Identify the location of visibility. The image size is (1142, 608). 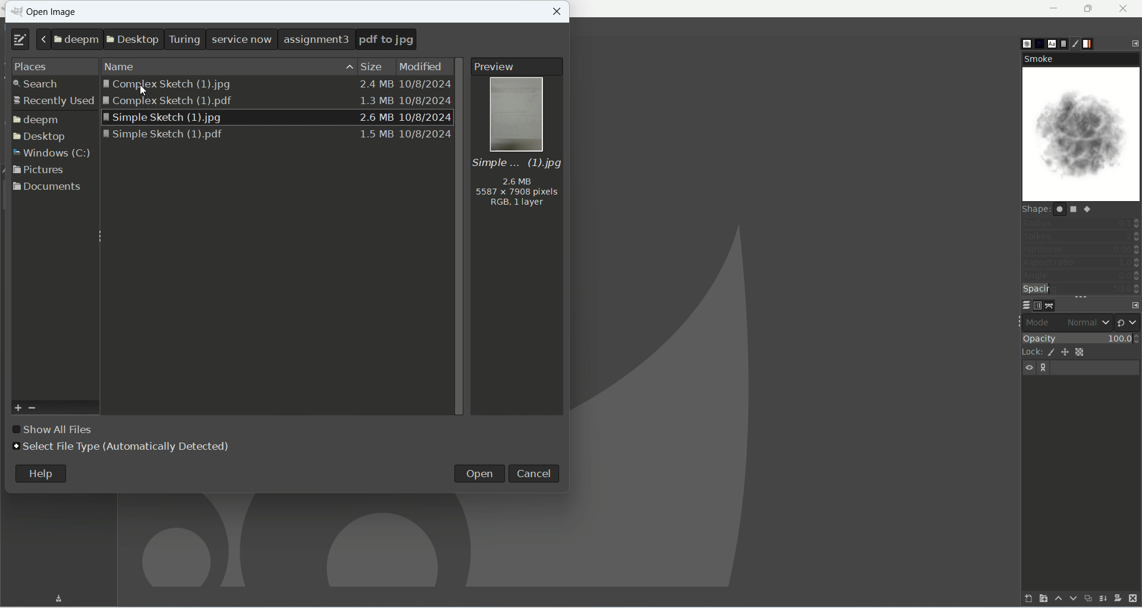
(1028, 367).